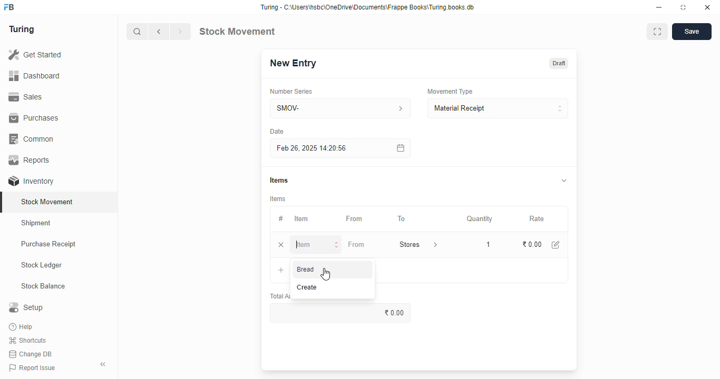 The image size is (720, 379). I want to click on turing, so click(22, 29).